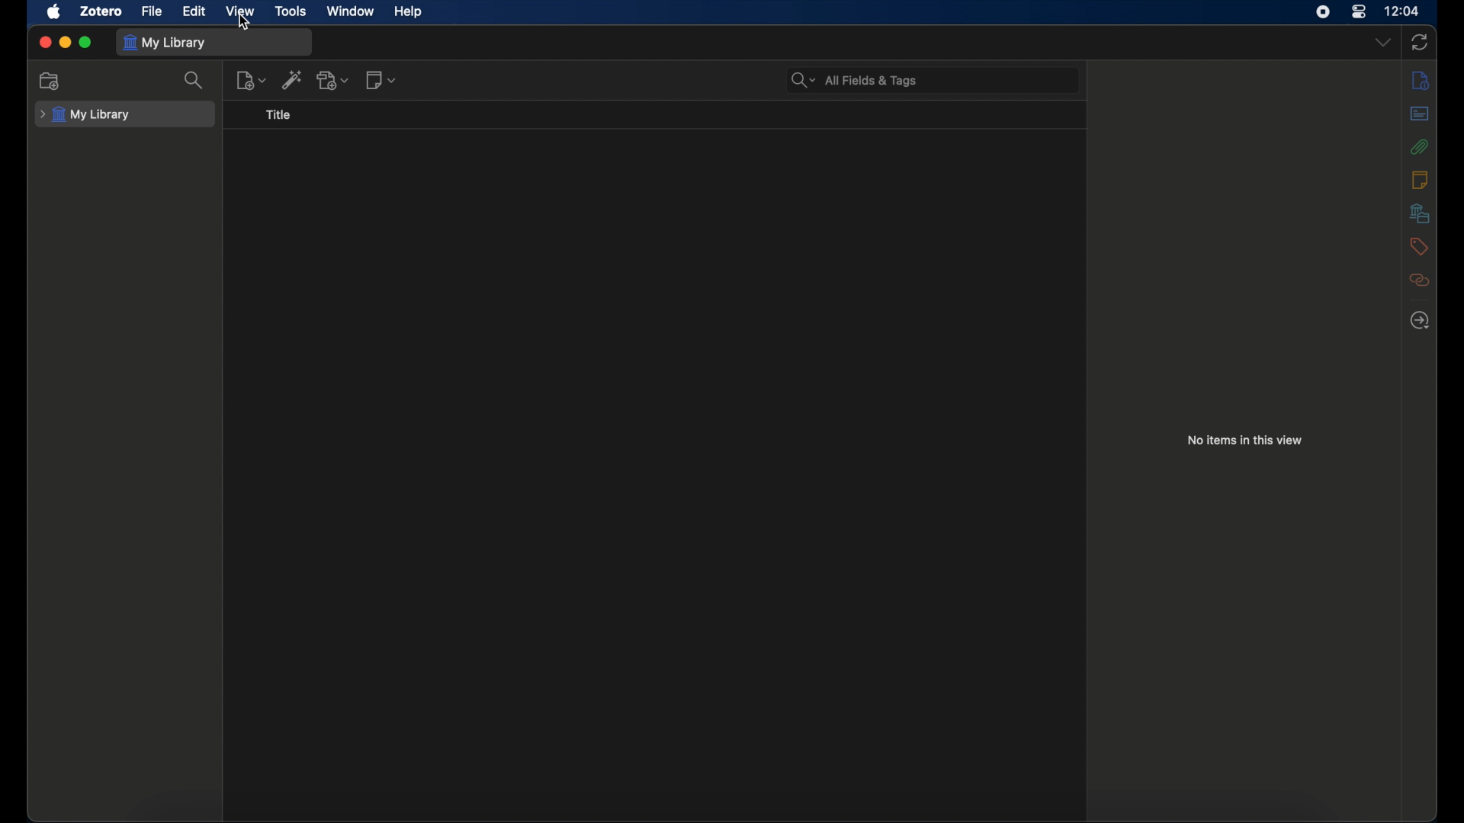 This screenshot has height=823, width=1464. I want to click on minimize, so click(65, 42).